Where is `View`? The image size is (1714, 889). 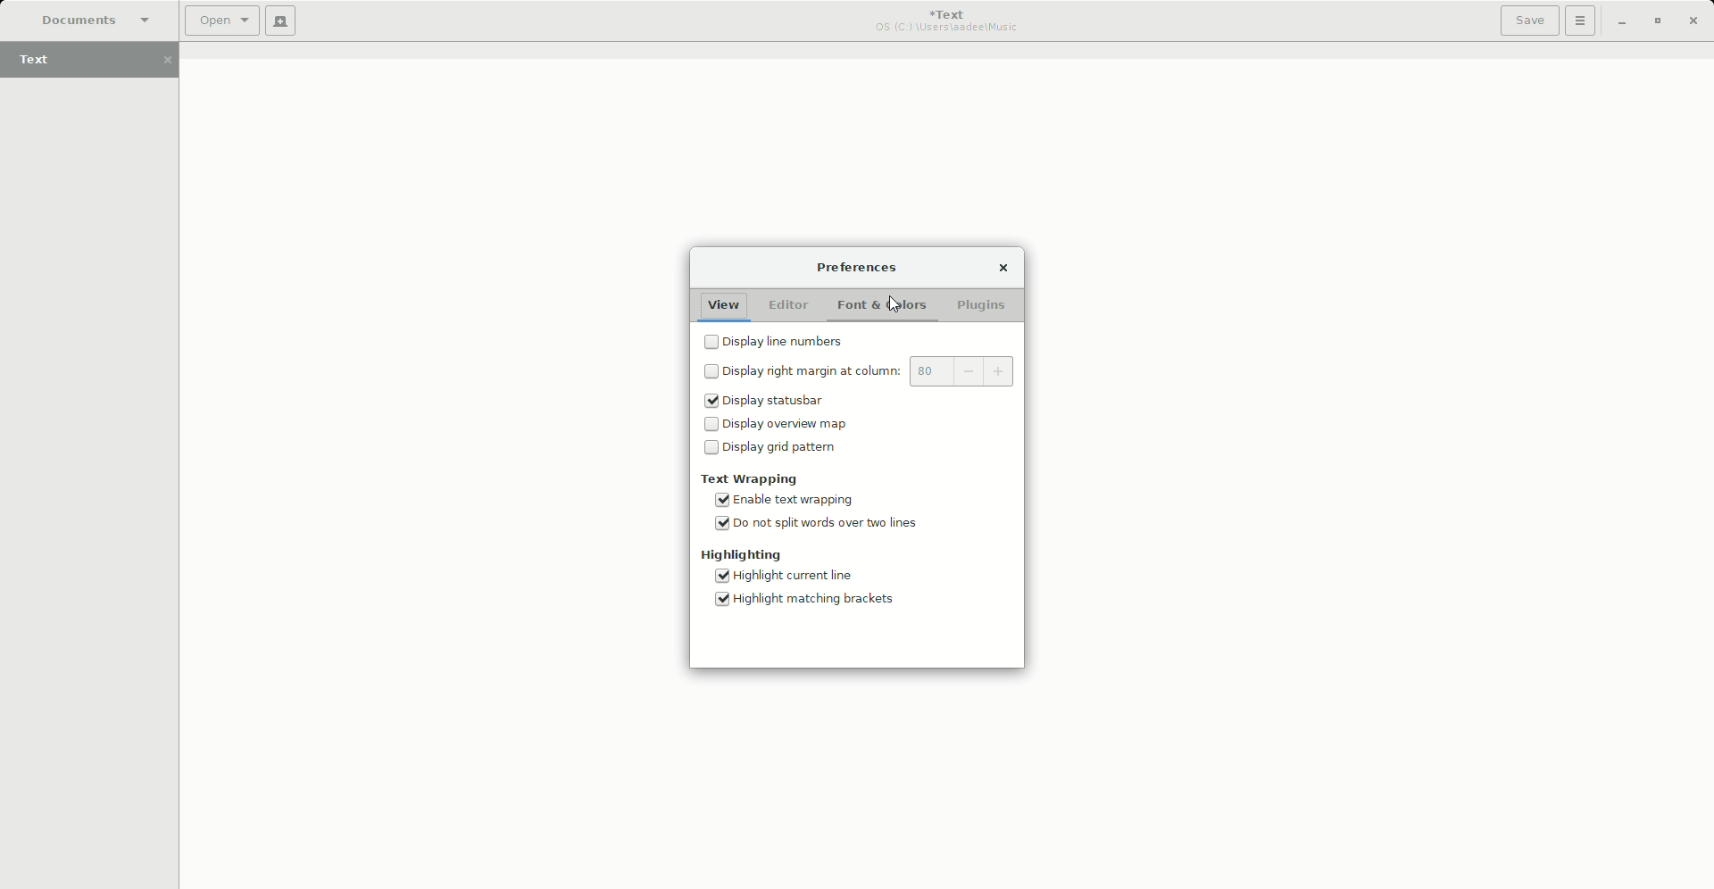
View is located at coordinates (722, 301).